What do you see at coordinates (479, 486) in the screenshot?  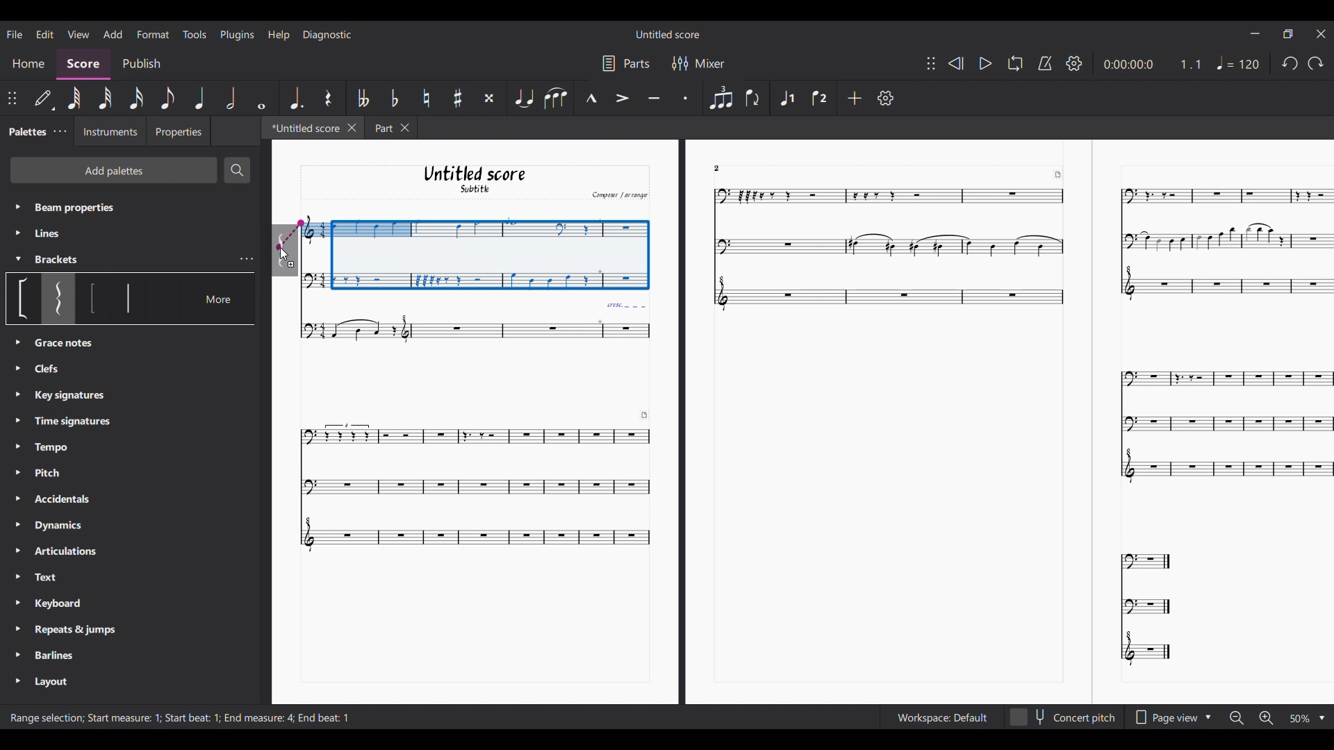 I see `` at bounding box center [479, 486].